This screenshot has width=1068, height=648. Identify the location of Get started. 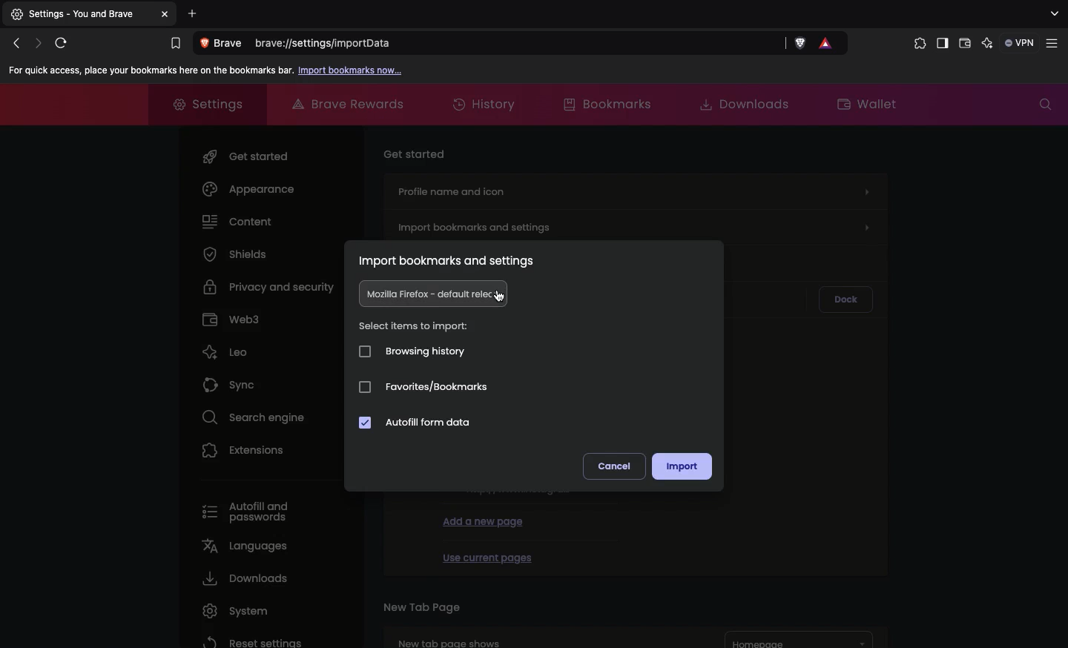
(416, 152).